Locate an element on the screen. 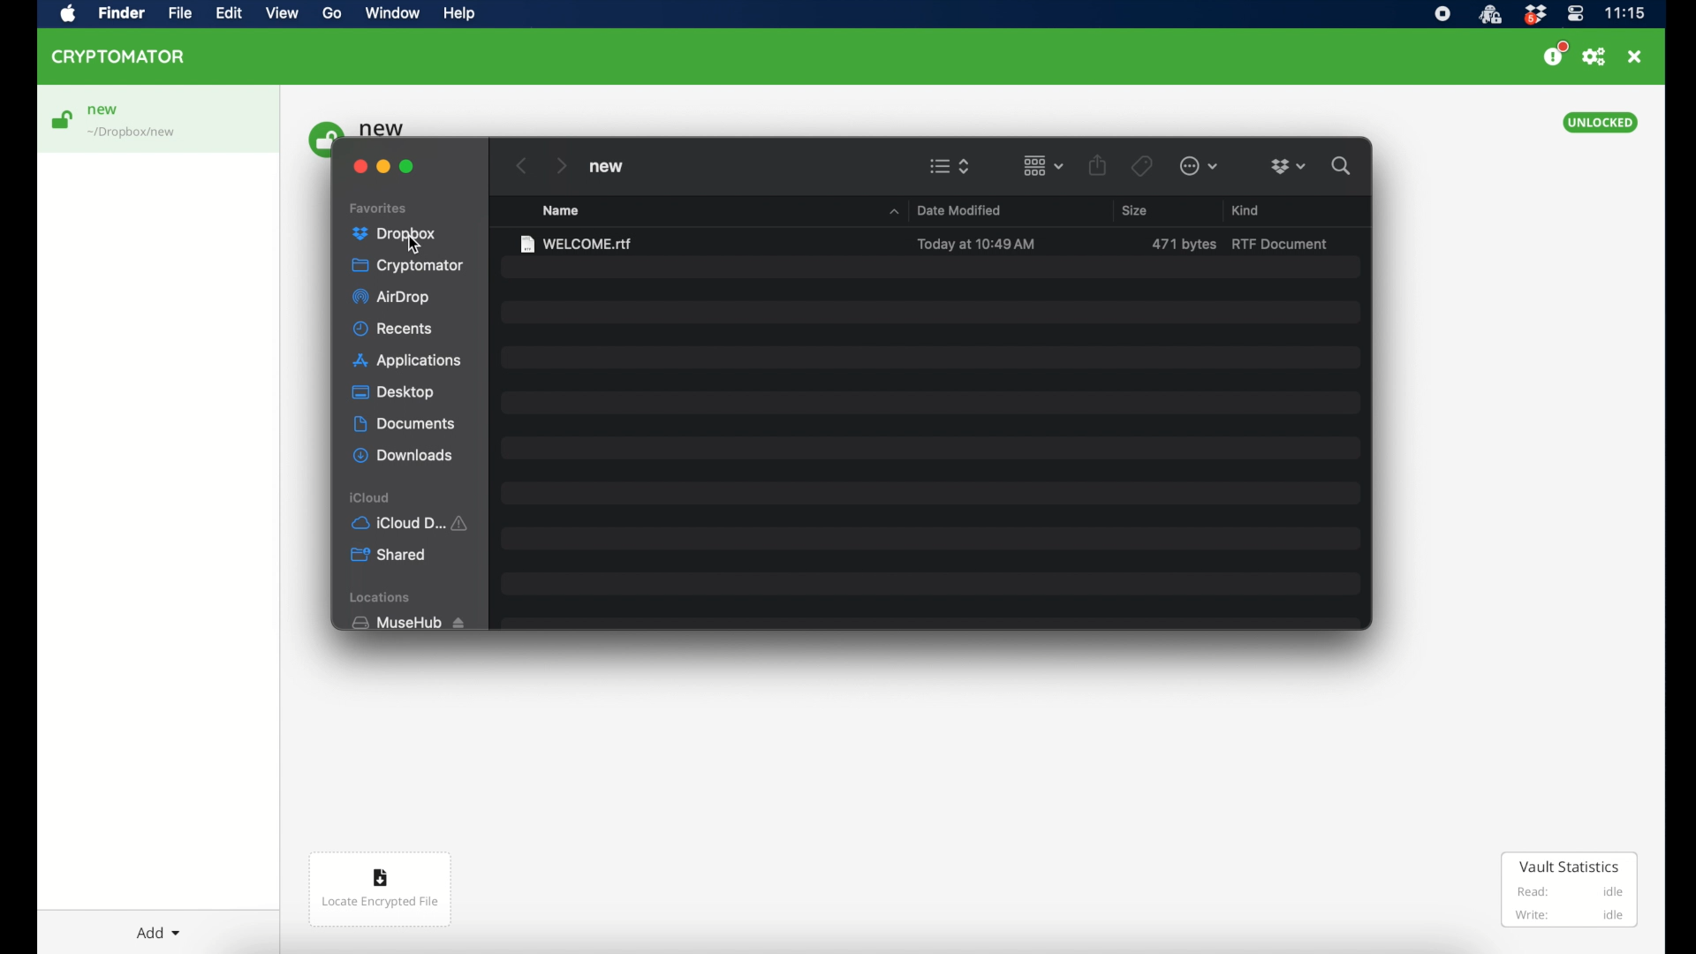 This screenshot has width=1696, height=954. help is located at coordinates (458, 13).